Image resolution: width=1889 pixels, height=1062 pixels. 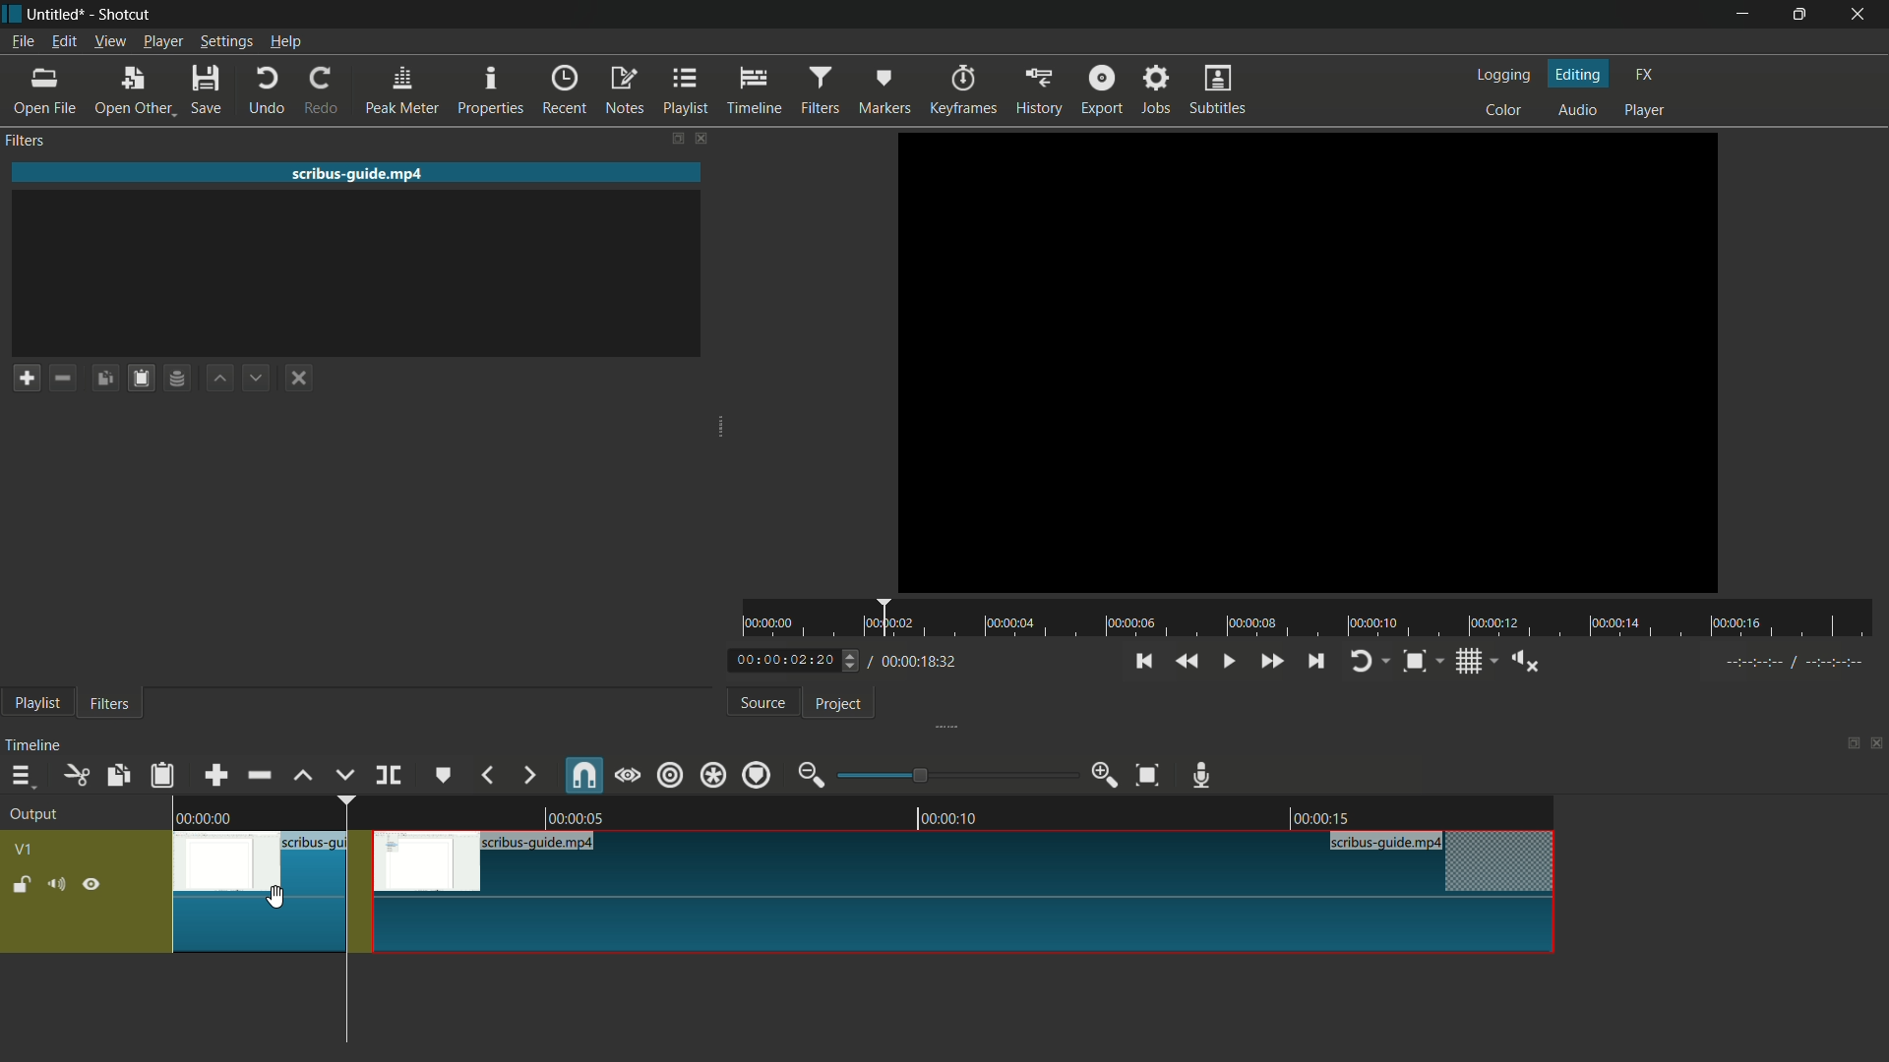 What do you see at coordinates (1577, 111) in the screenshot?
I see `audio` at bounding box center [1577, 111].